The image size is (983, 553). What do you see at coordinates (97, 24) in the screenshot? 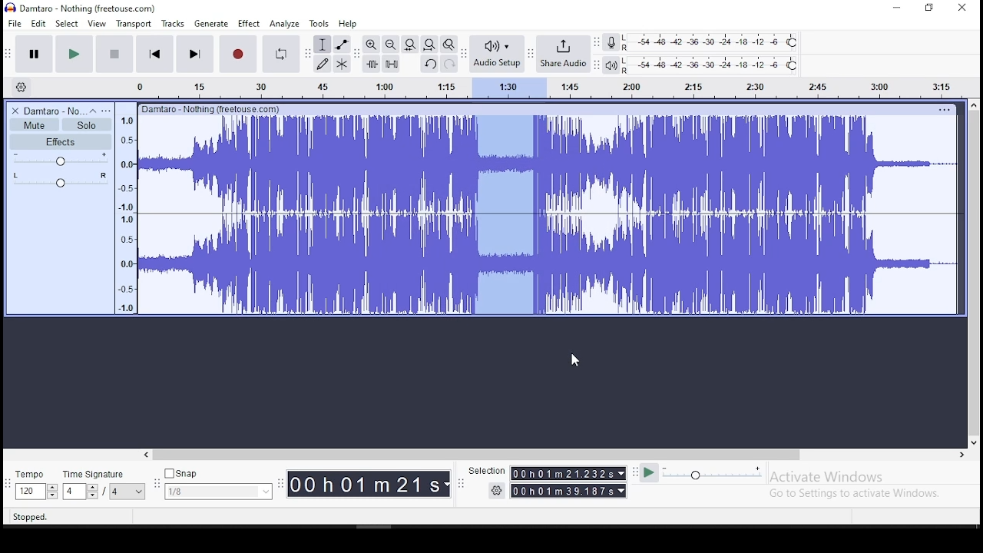
I see `view` at bounding box center [97, 24].